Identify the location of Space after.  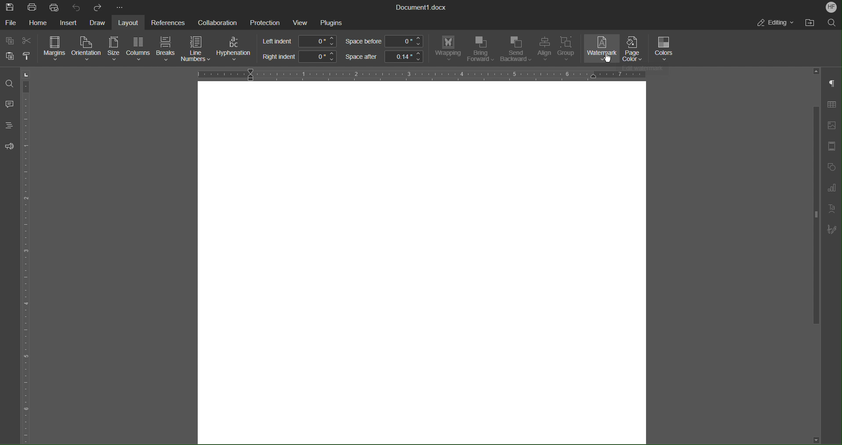
(384, 57).